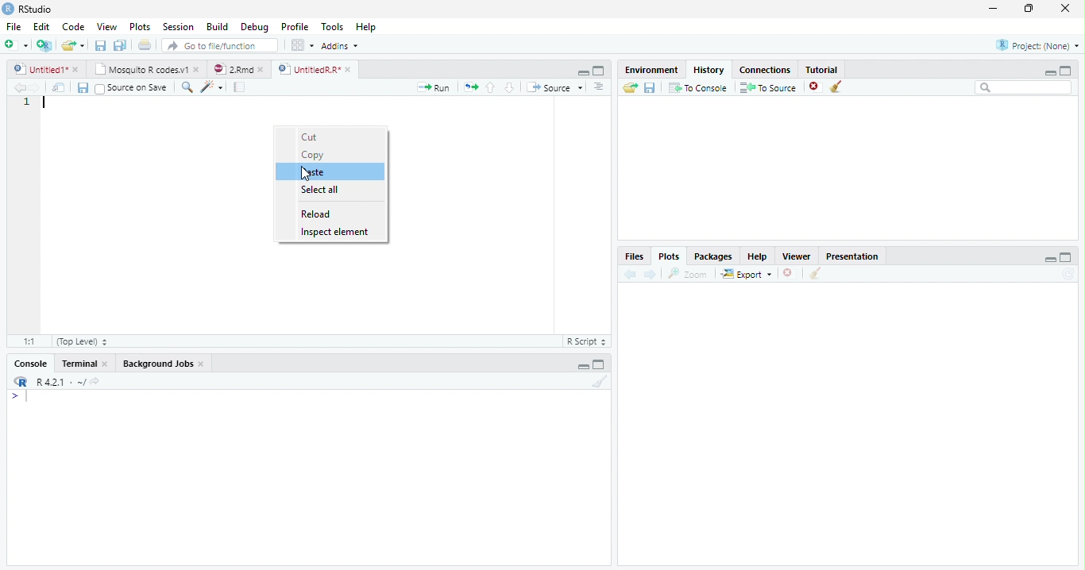 This screenshot has height=570, width=1085. I want to click on Minimize, so click(994, 8).